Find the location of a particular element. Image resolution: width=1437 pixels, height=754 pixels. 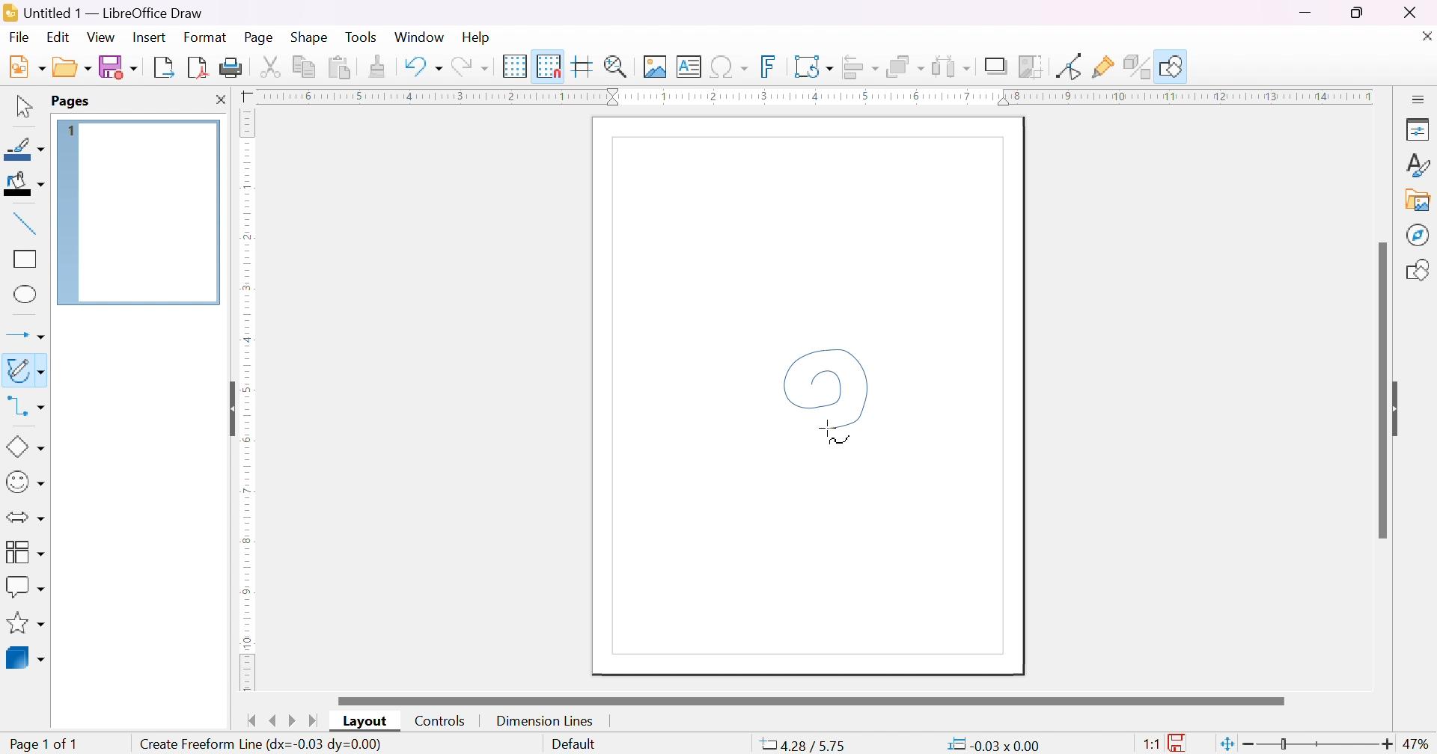

paste is located at coordinates (340, 68).